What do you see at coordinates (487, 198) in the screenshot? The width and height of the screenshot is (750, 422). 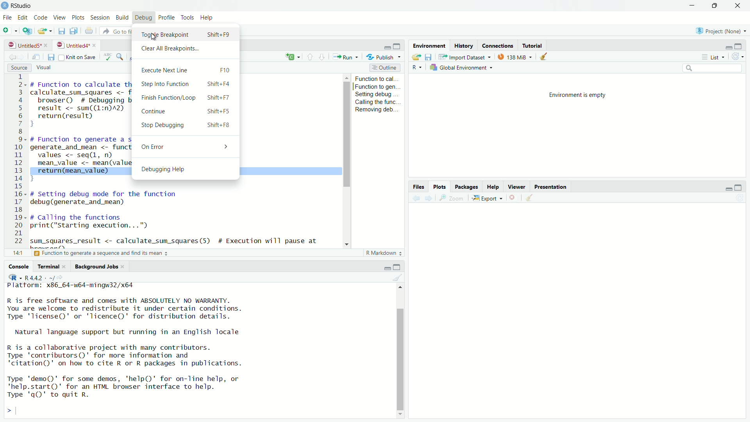 I see `export` at bounding box center [487, 198].